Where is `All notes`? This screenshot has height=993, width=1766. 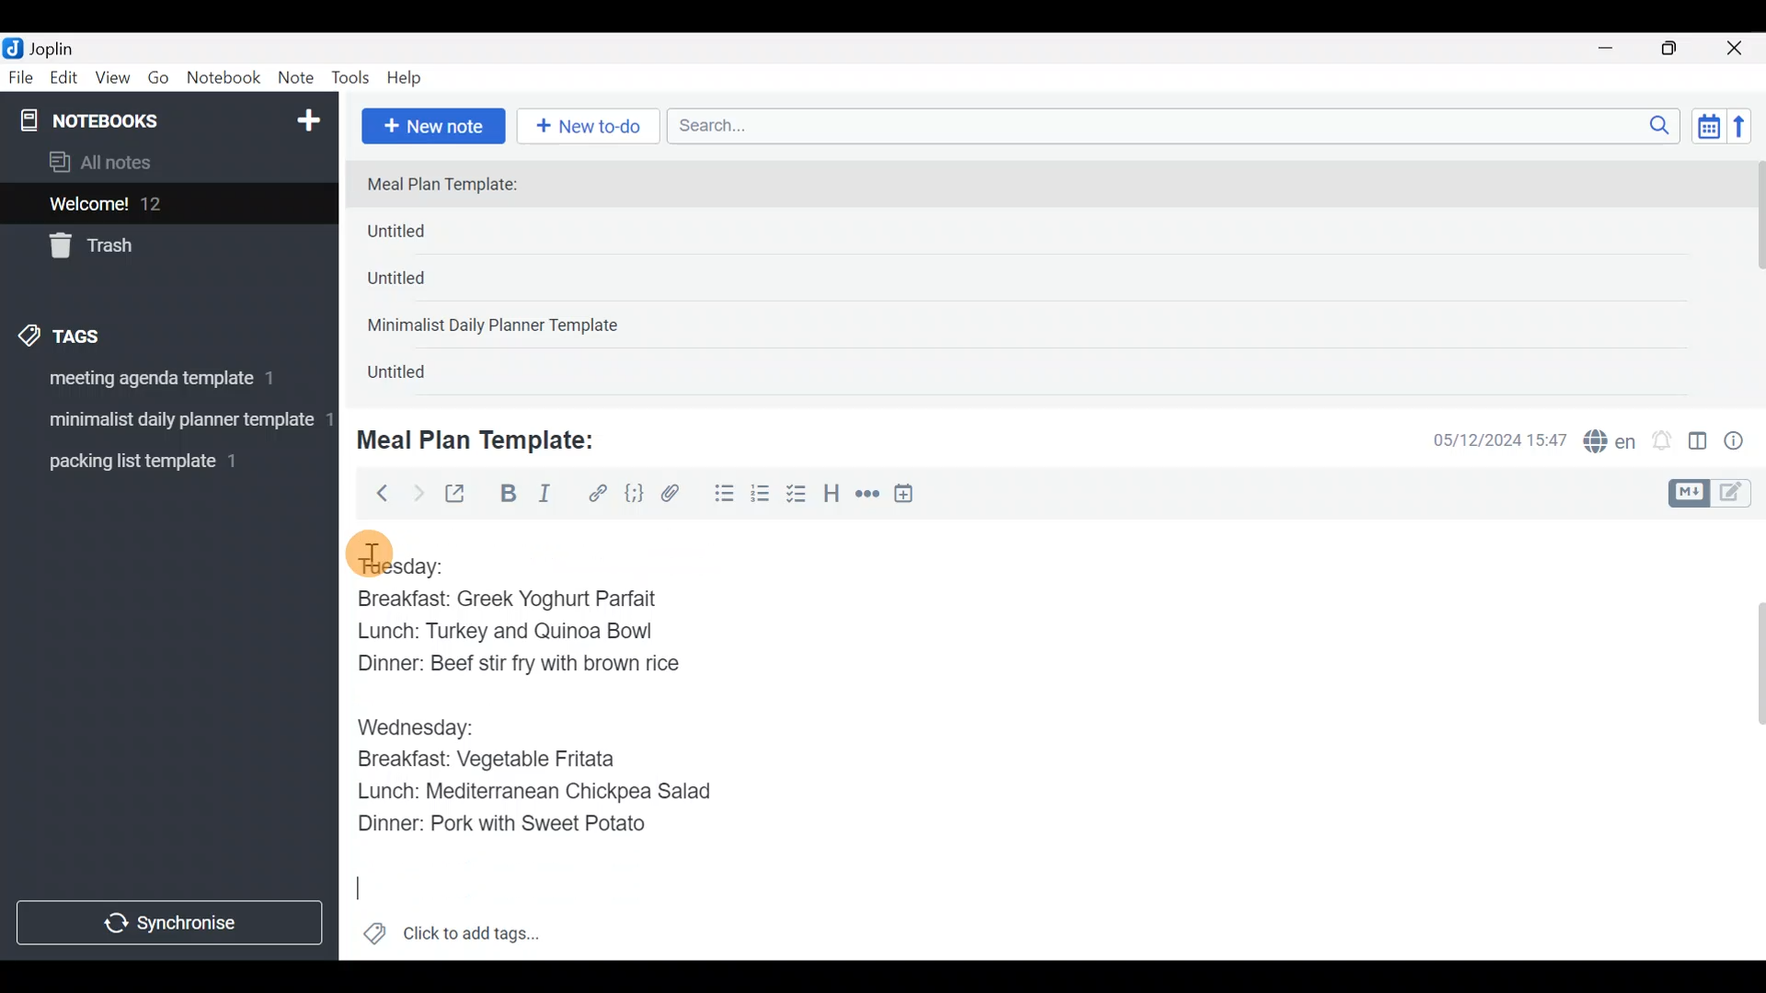
All notes is located at coordinates (165, 164).